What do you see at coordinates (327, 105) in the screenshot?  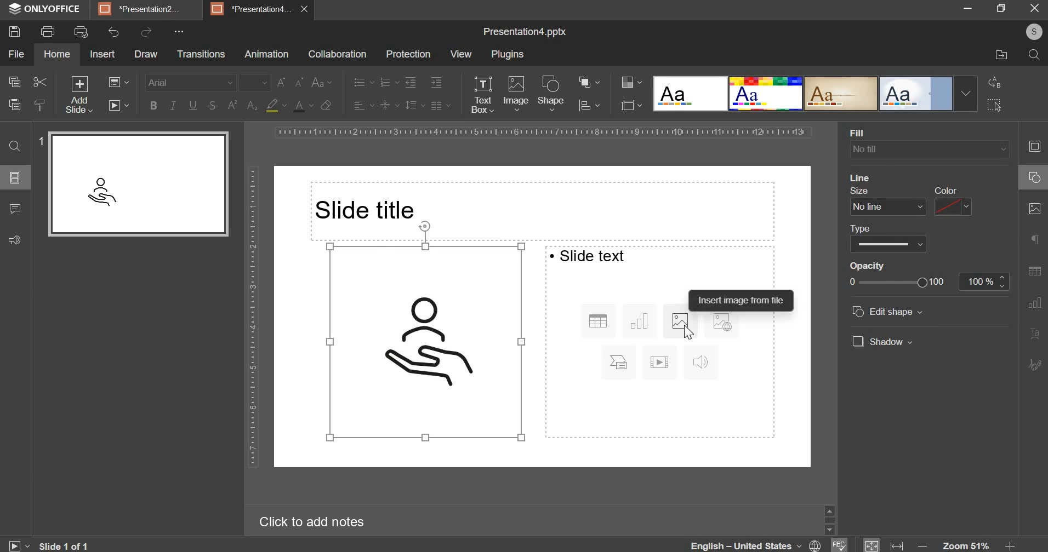 I see `clear styles` at bounding box center [327, 105].